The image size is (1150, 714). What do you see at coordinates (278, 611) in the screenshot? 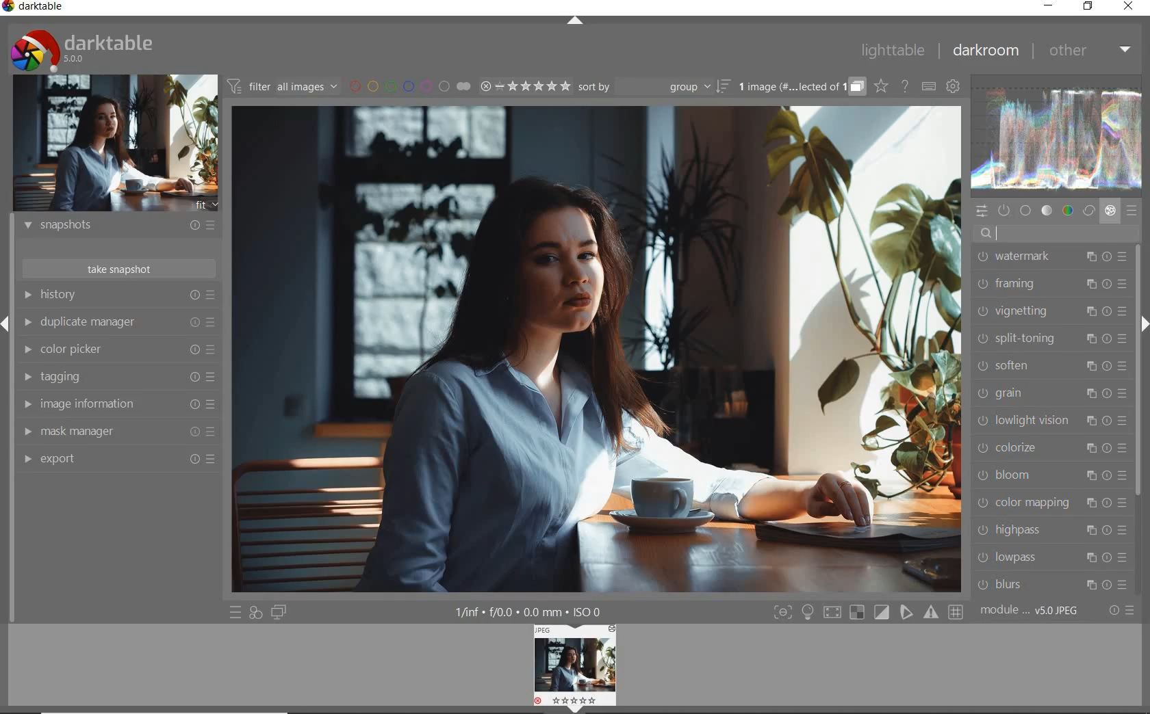
I see `display a second darkroom image window` at bounding box center [278, 611].